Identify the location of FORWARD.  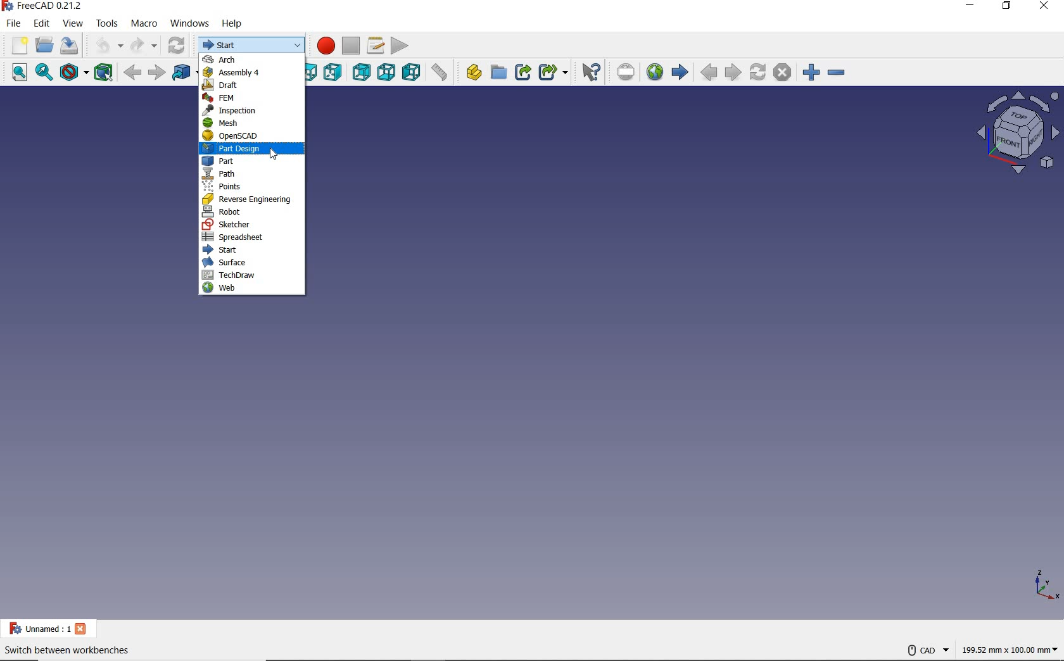
(157, 73).